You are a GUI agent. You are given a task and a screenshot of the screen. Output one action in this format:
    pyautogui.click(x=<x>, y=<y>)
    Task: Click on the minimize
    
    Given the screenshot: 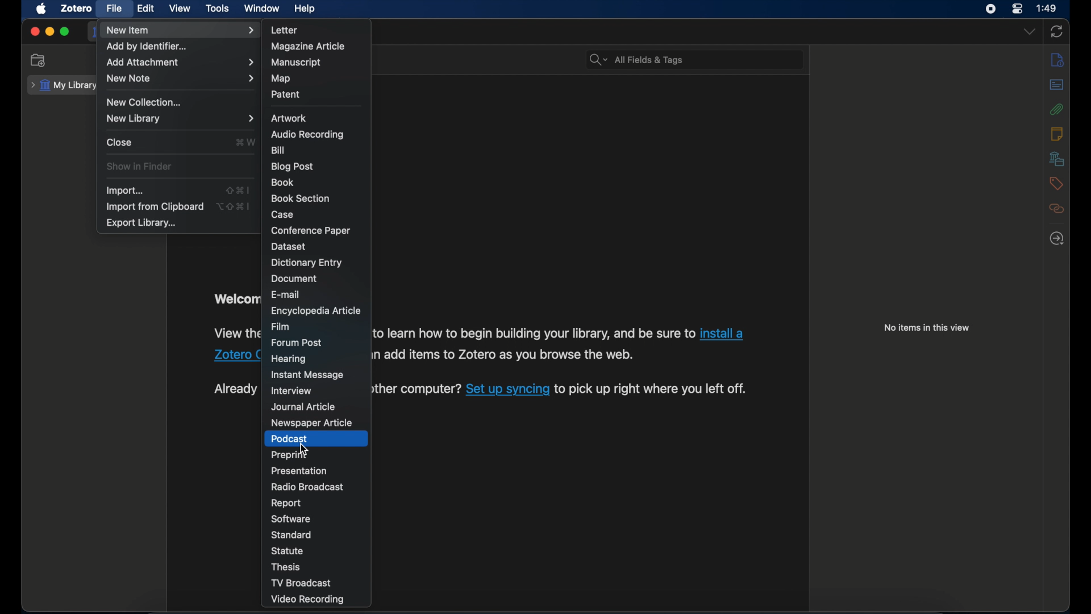 What is the action you would take?
    pyautogui.click(x=49, y=32)
    